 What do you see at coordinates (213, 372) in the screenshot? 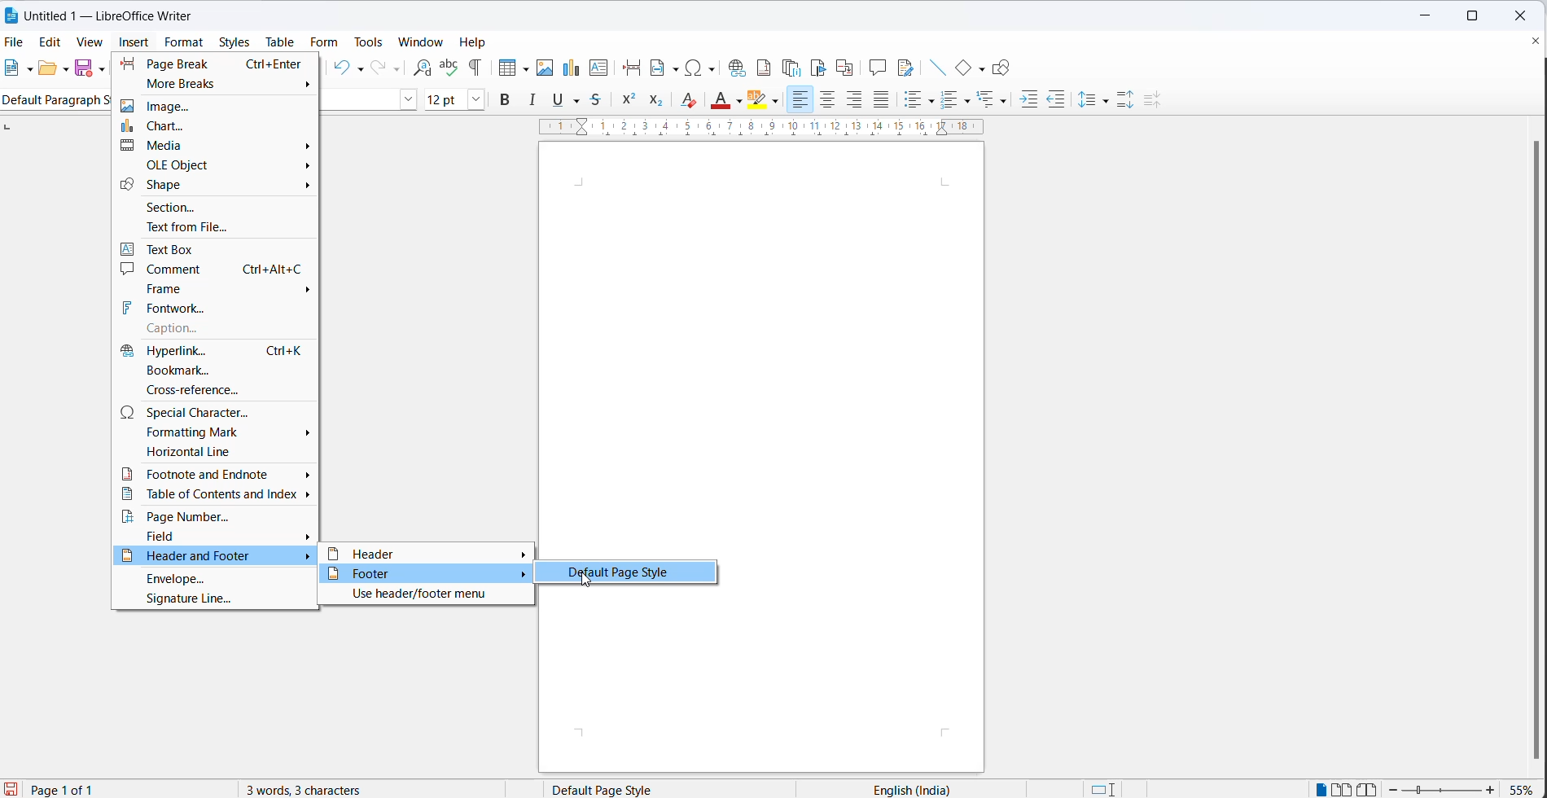
I see `bookmark` at bounding box center [213, 372].